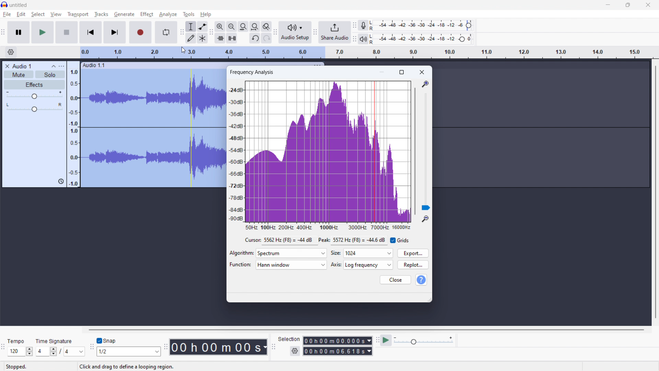 Image resolution: width=659 pixels, height=371 pixels. What do you see at coordinates (336, 265) in the screenshot?
I see `Axis` at bounding box center [336, 265].